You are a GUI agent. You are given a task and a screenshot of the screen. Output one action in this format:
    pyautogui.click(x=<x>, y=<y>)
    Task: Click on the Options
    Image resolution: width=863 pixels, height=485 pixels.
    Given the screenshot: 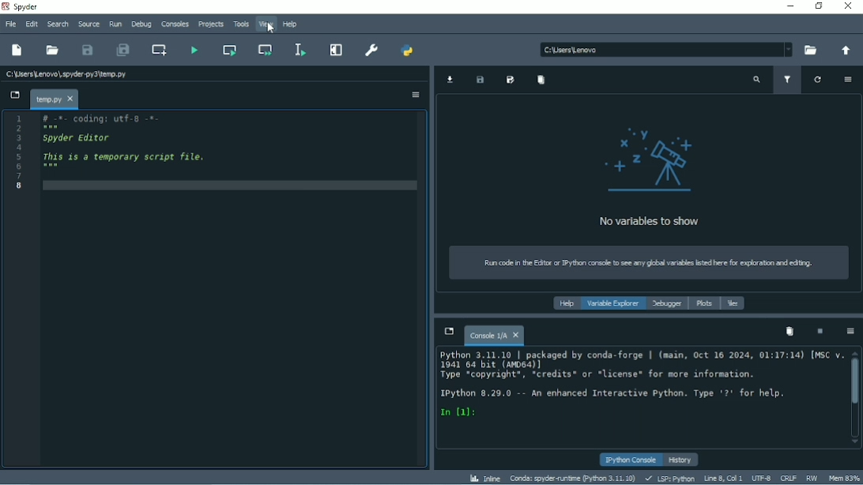 What is the action you would take?
    pyautogui.click(x=416, y=95)
    